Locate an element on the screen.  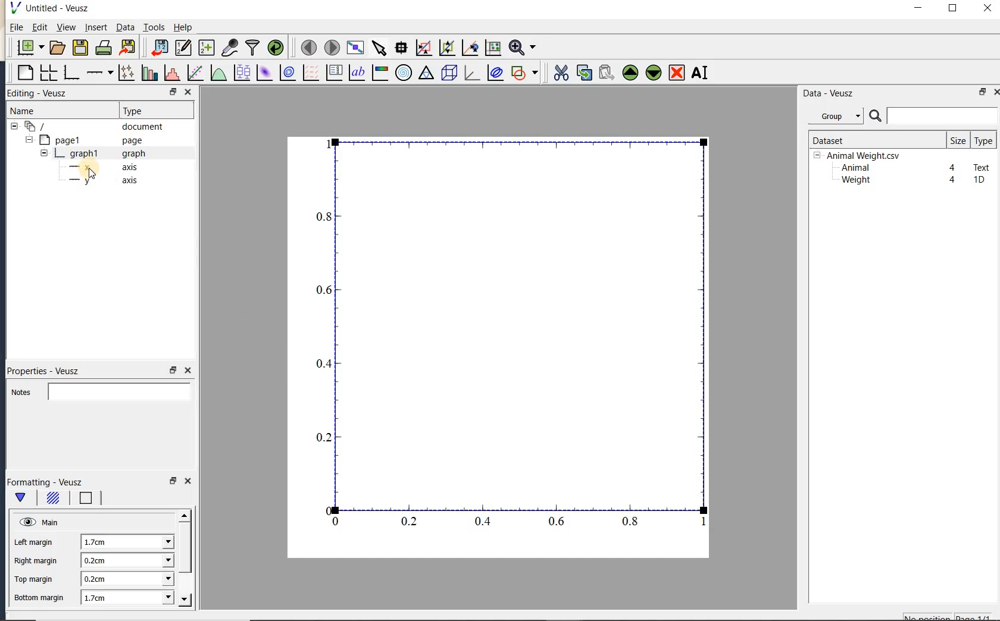
Data is located at coordinates (125, 27).